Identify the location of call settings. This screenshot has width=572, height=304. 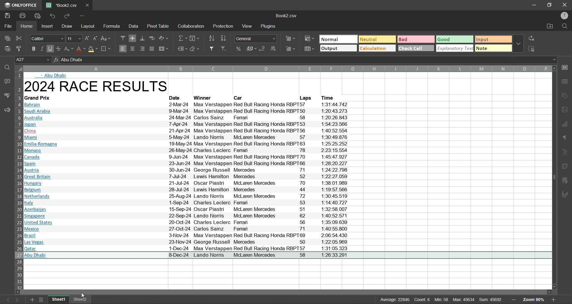
(565, 67).